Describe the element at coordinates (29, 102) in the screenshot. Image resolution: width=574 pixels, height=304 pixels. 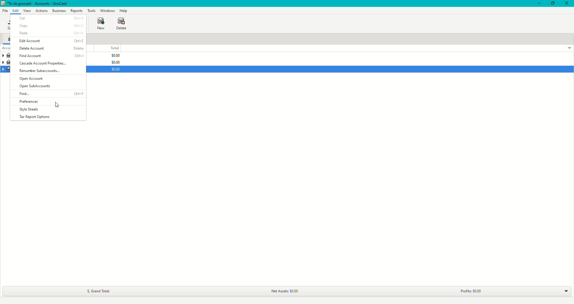
I see `Preferences` at that location.